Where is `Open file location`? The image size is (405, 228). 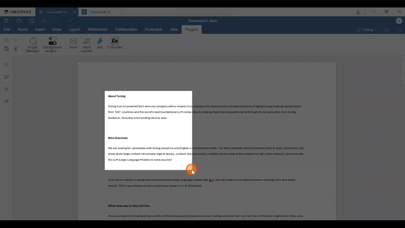 Open file location is located at coordinates (385, 30).